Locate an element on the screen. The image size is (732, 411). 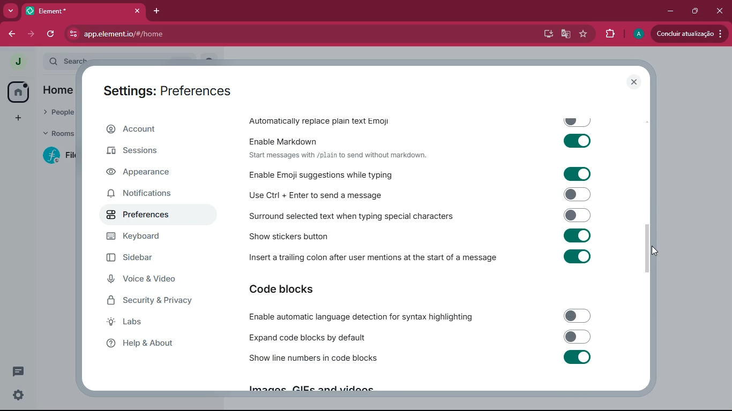
element is located at coordinates (83, 10).